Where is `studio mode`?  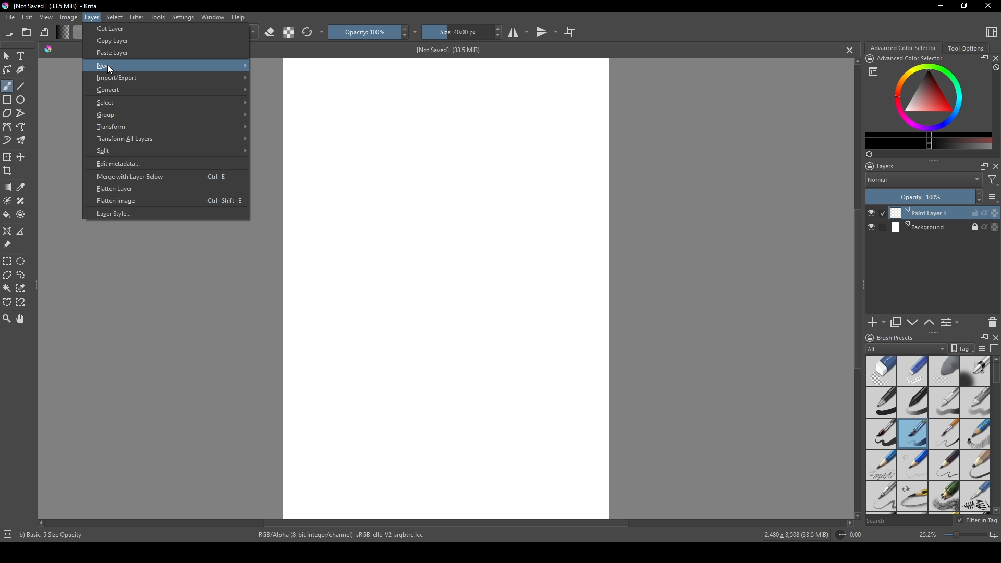
studio mode is located at coordinates (518, 32).